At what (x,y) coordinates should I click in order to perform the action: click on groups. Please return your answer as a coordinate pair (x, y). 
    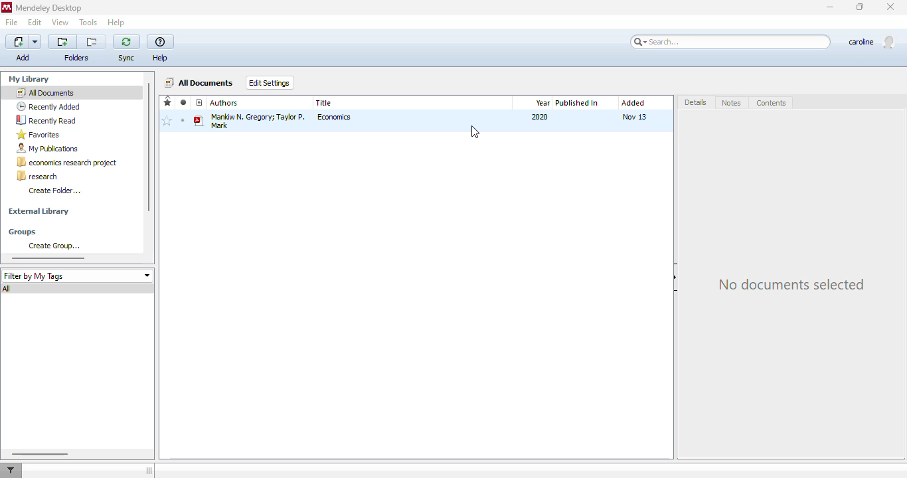
    Looking at the image, I should click on (23, 232).